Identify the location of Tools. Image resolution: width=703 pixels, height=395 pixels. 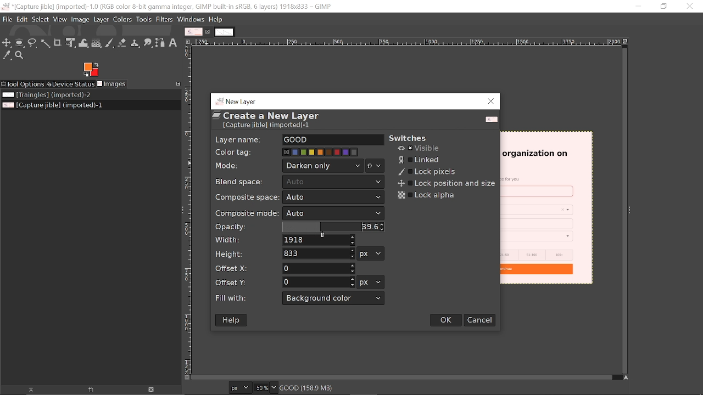
(143, 19).